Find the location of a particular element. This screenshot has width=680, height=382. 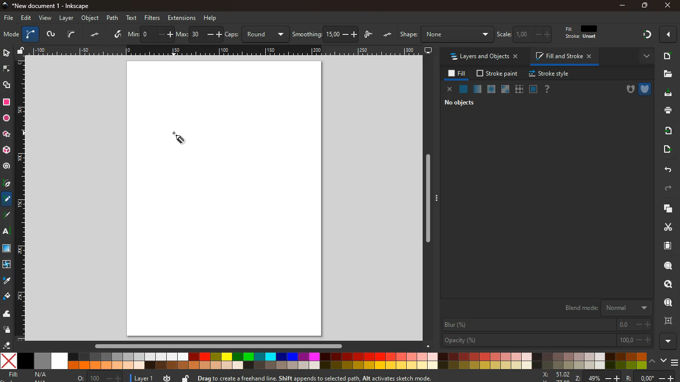

paint is located at coordinates (7, 297).